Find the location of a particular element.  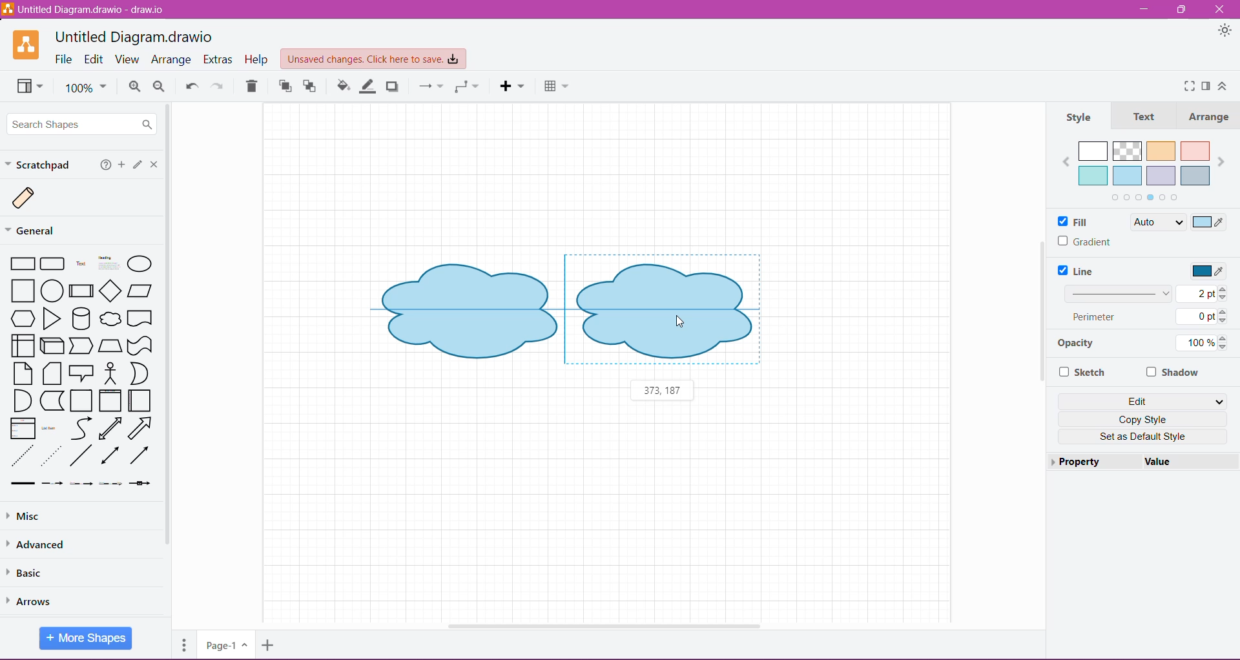

View is located at coordinates (32, 87).